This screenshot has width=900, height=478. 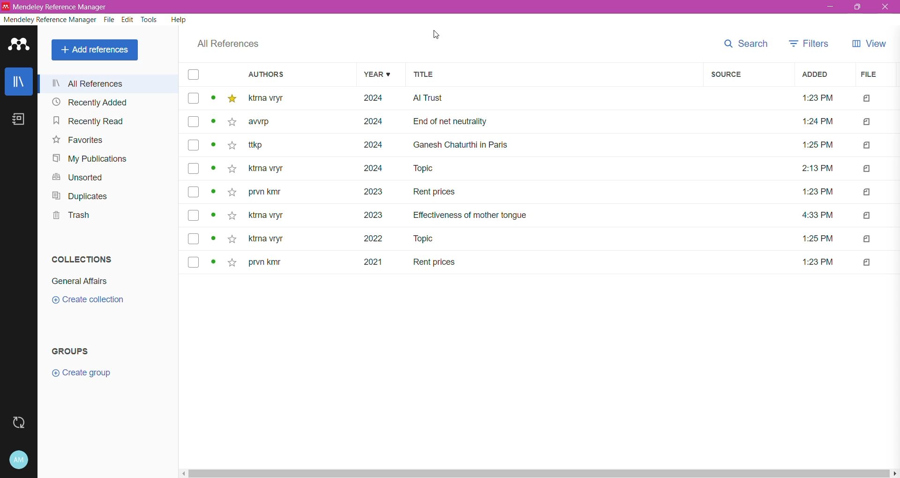 I want to click on added, so click(x=815, y=75).